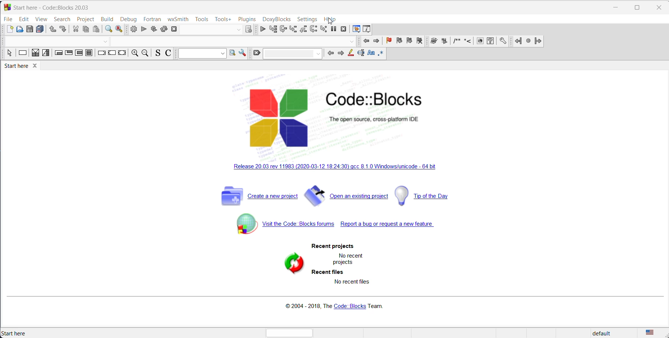 The width and height of the screenshot is (669, 338). I want to click on search, so click(233, 53).